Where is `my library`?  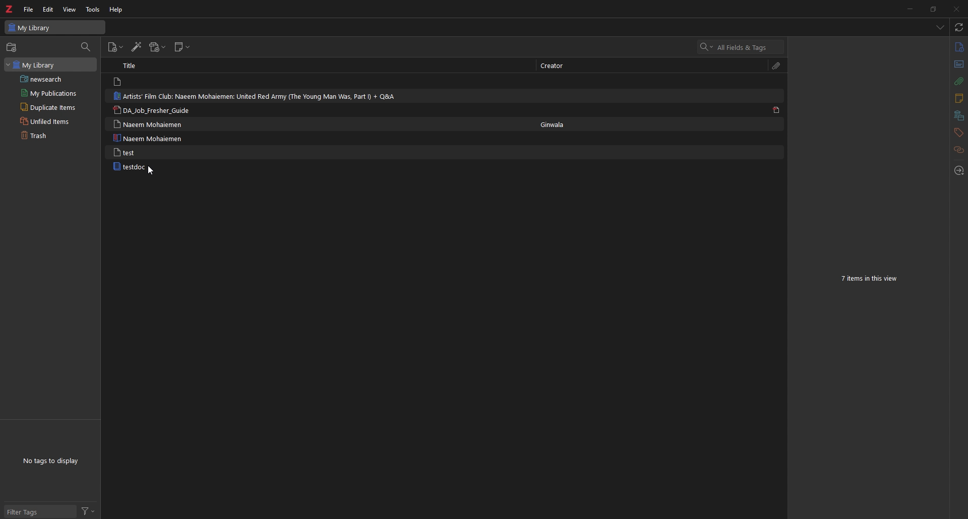
my library is located at coordinates (49, 64).